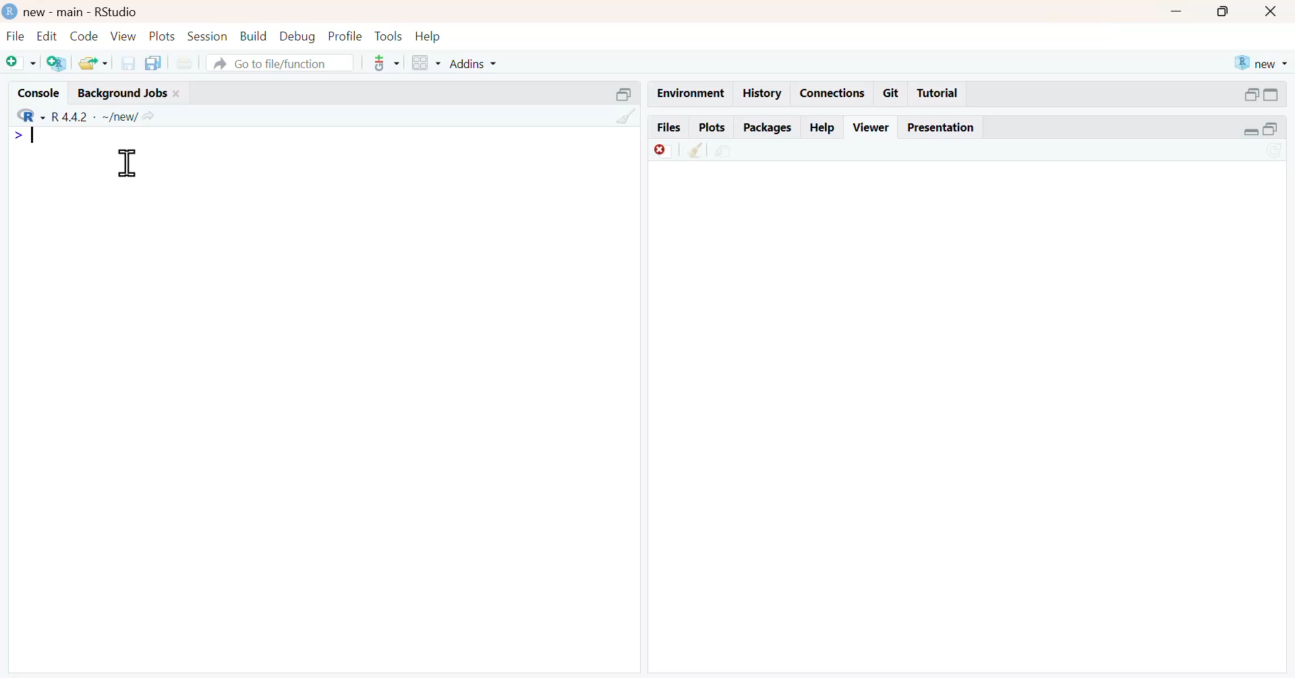  I want to click on remove current viewer item, so click(662, 150).